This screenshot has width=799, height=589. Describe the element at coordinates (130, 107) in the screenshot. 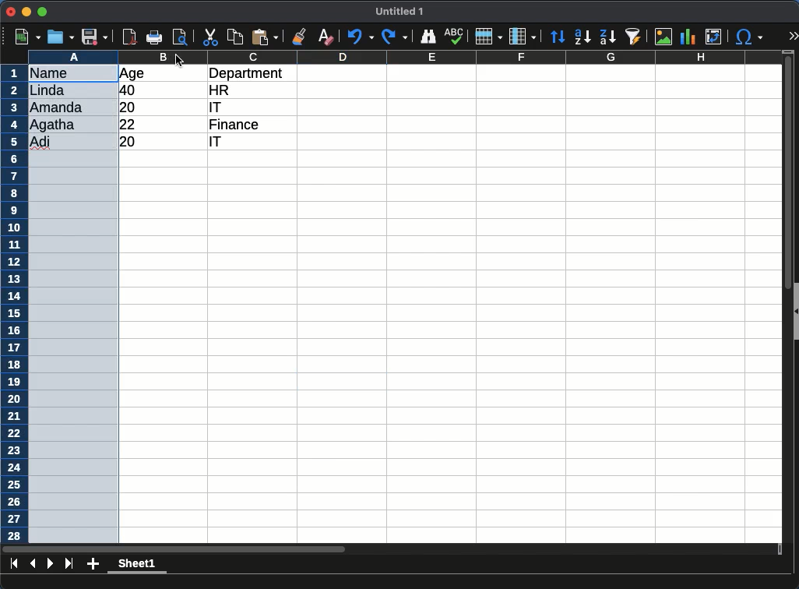

I see `20` at that location.